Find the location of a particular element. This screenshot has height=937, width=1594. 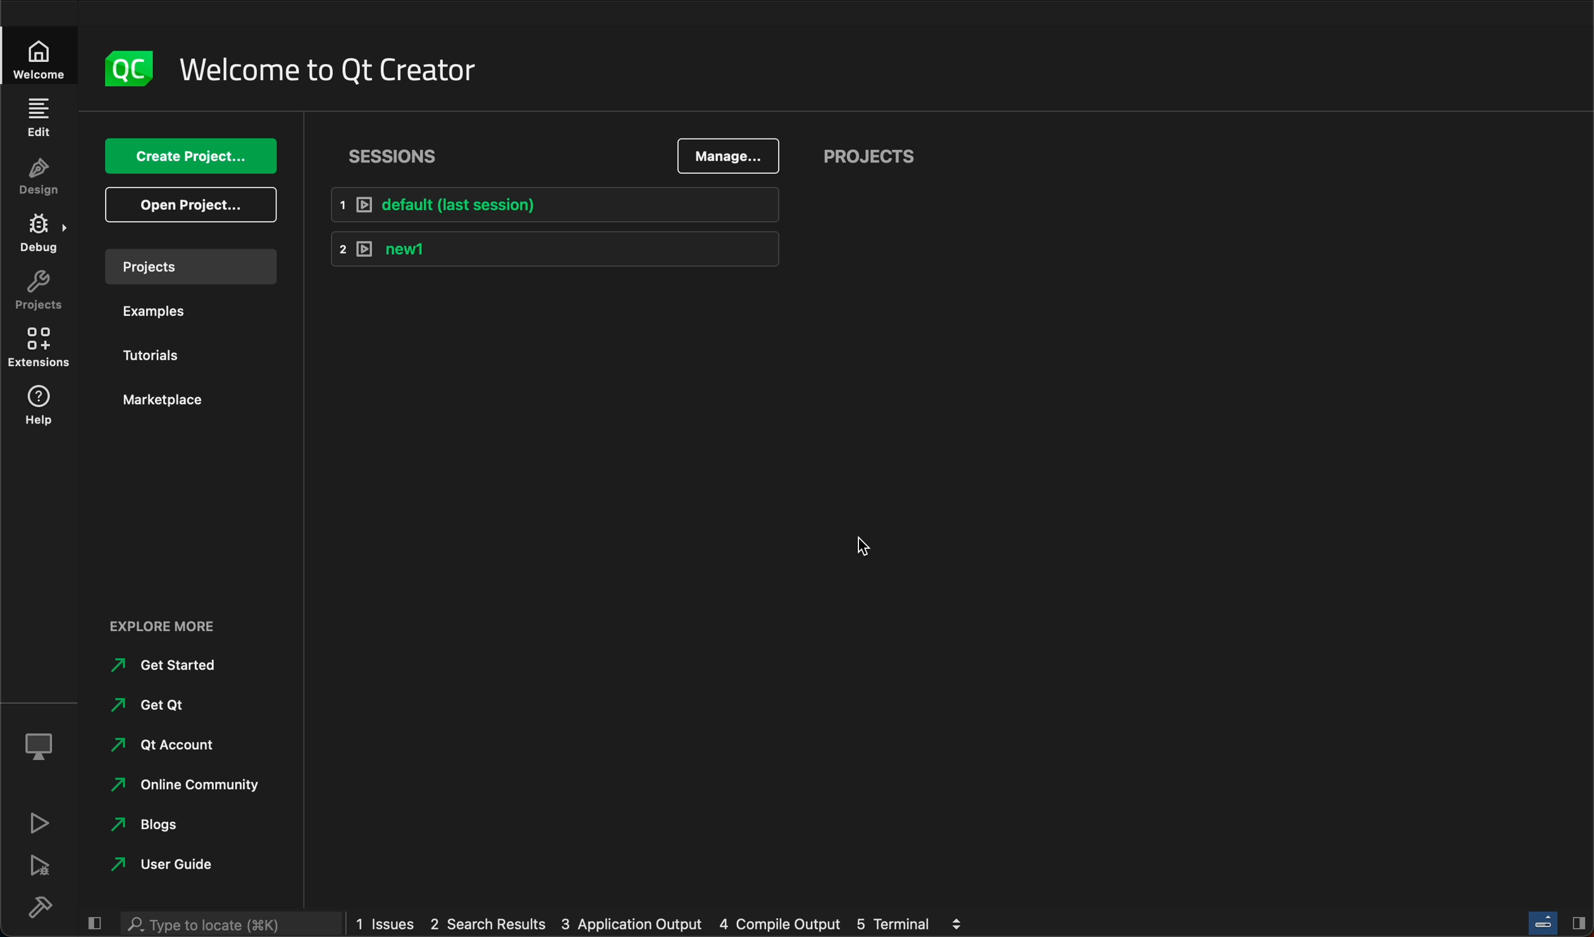

edit is located at coordinates (39, 117).